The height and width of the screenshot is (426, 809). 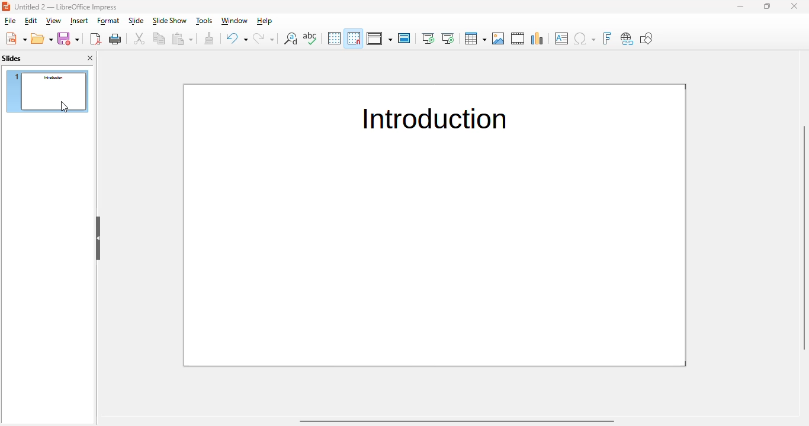 What do you see at coordinates (203, 21) in the screenshot?
I see `tools` at bounding box center [203, 21].